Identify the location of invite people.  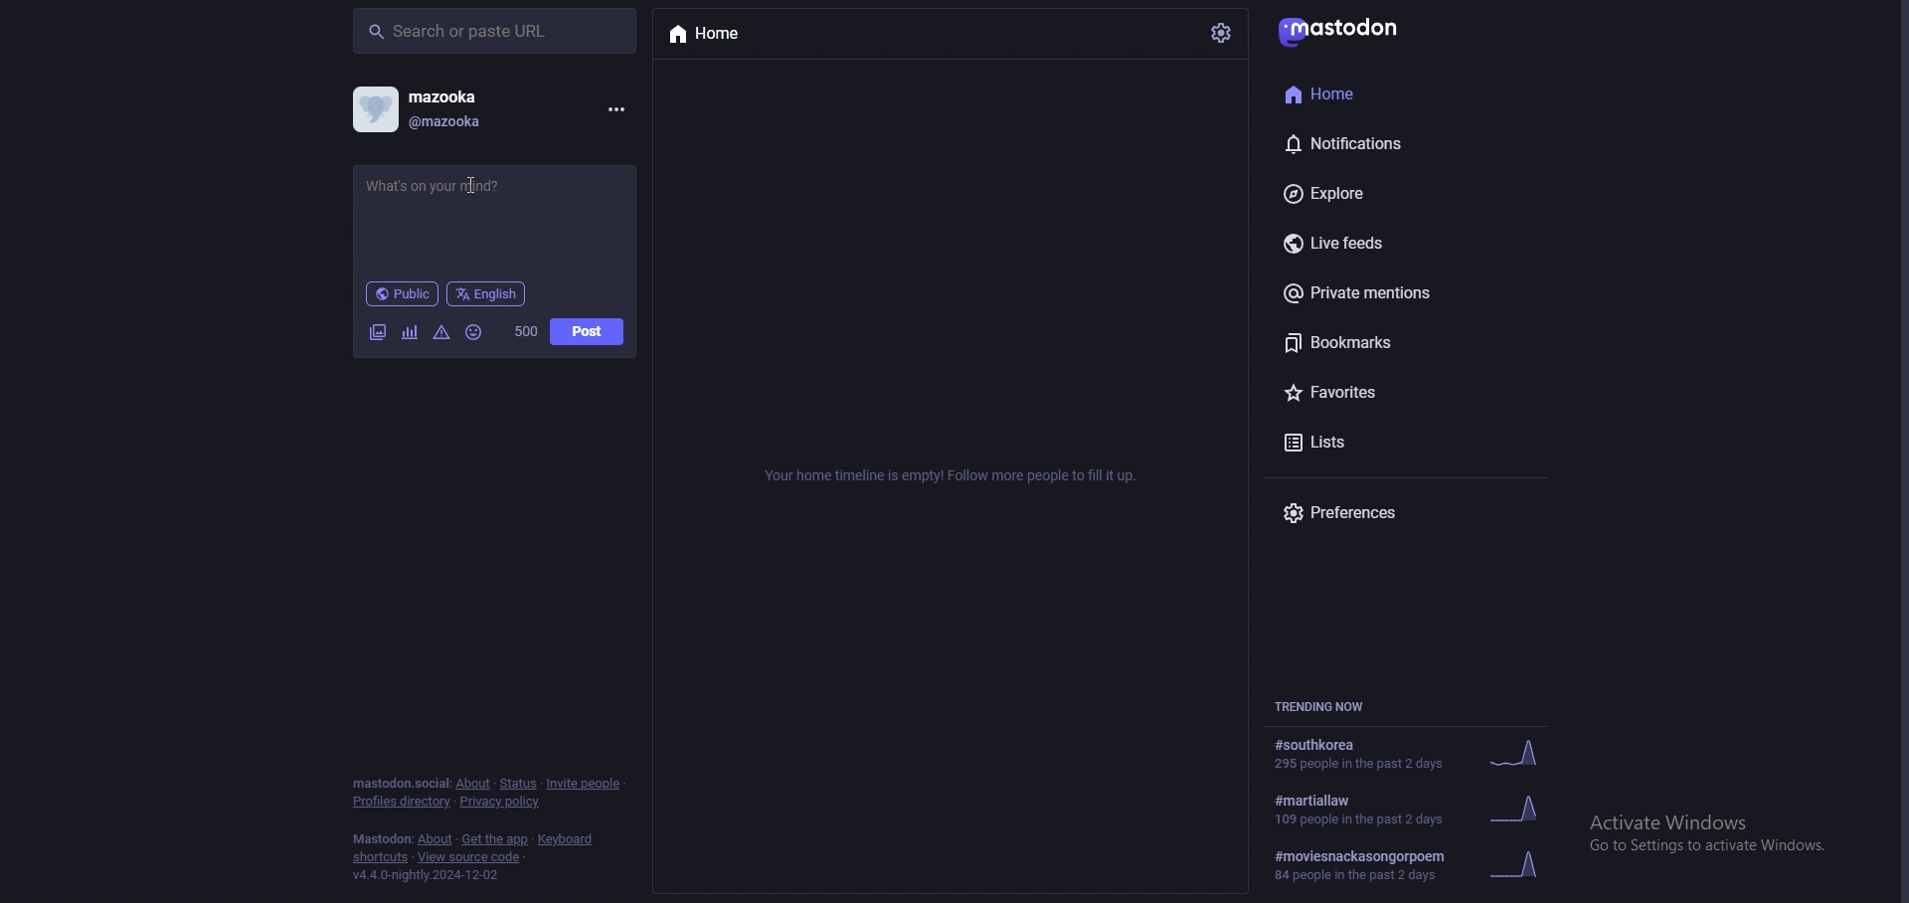
(587, 782).